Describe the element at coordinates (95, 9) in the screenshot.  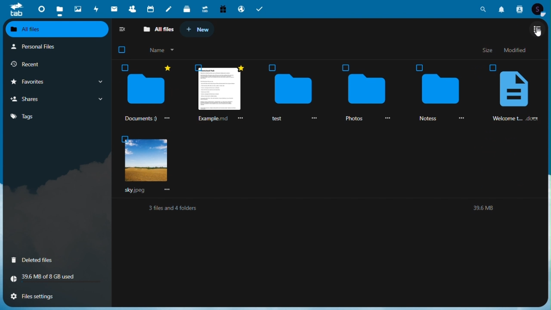
I see `activity` at that location.